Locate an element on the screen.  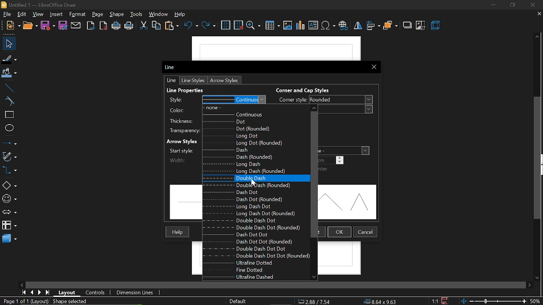
Dash dot dot is located at coordinates (258, 235).